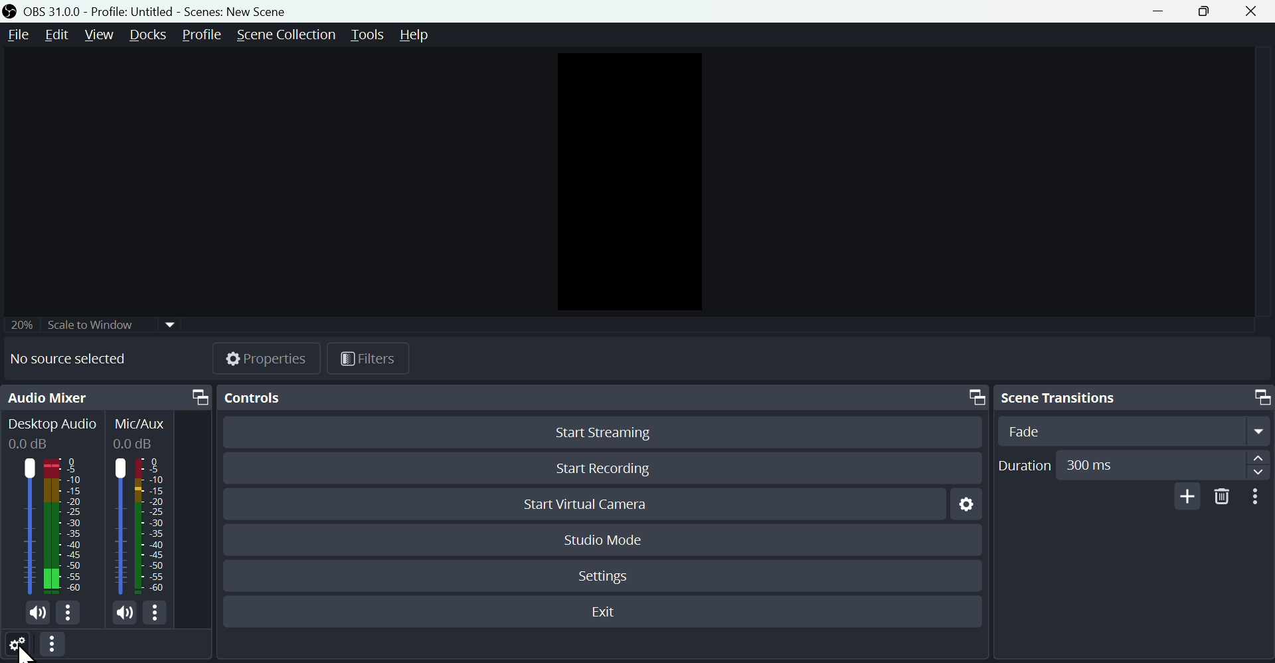  Describe the element at coordinates (606, 577) in the screenshot. I see `Settings` at that location.